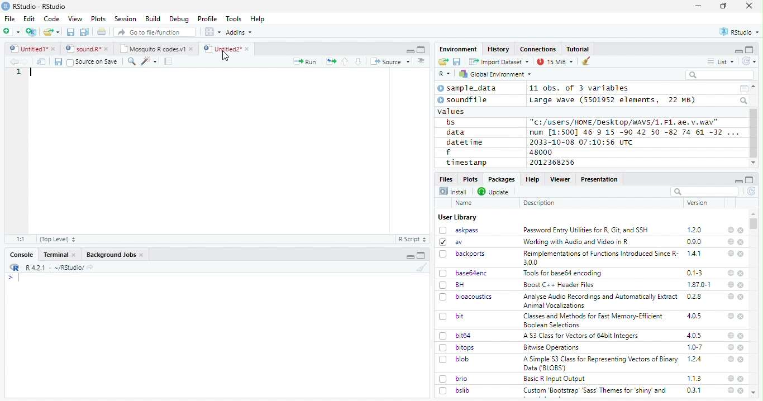  I want to click on Help, so click(532, 179).